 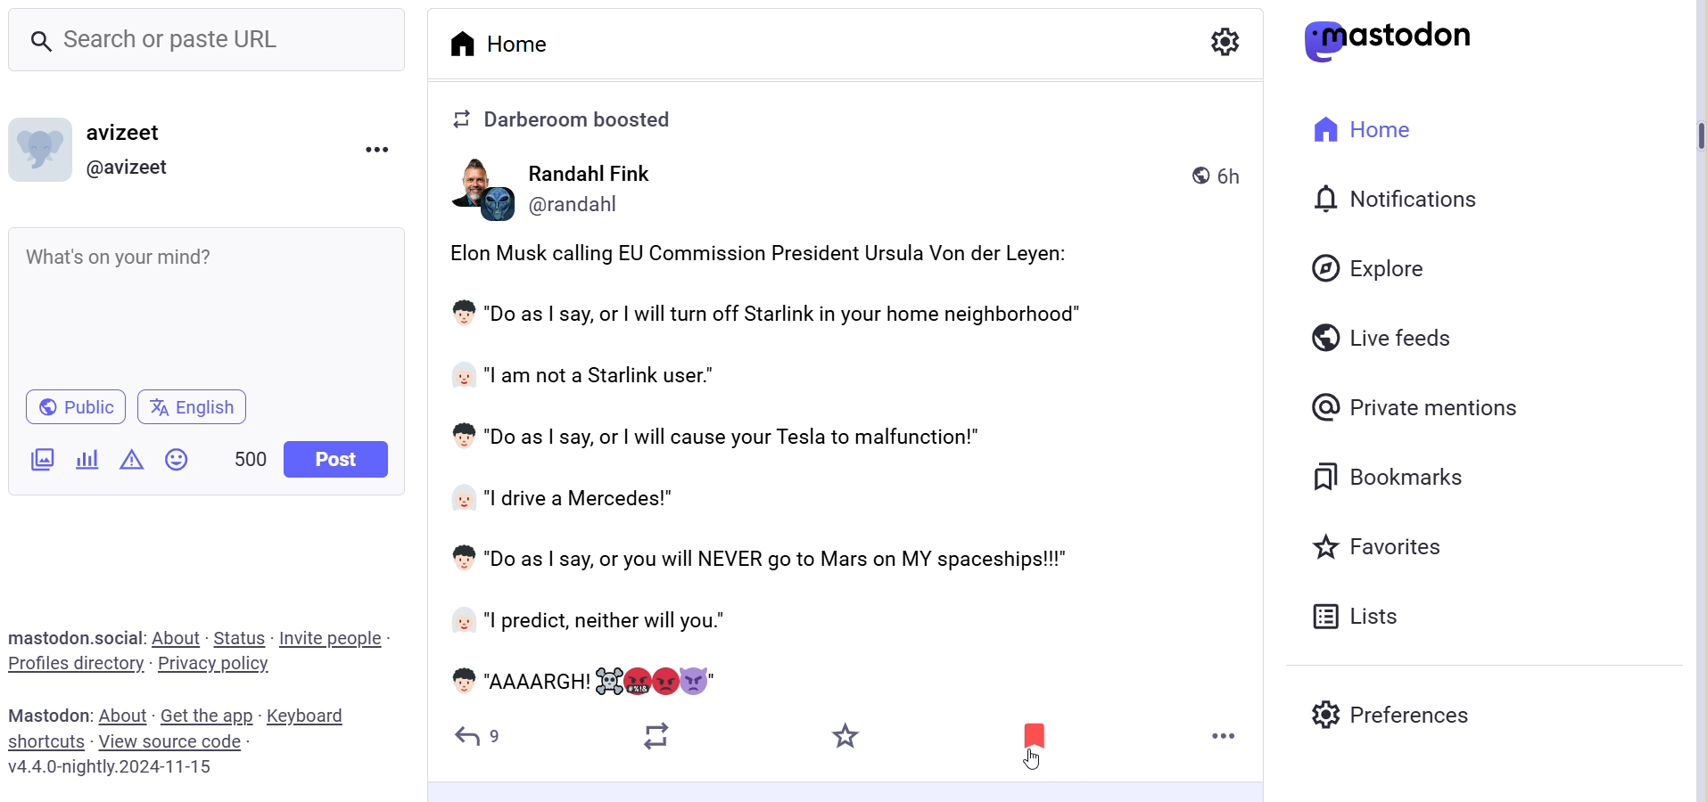 I want to click on Bookmarks, so click(x=1388, y=475).